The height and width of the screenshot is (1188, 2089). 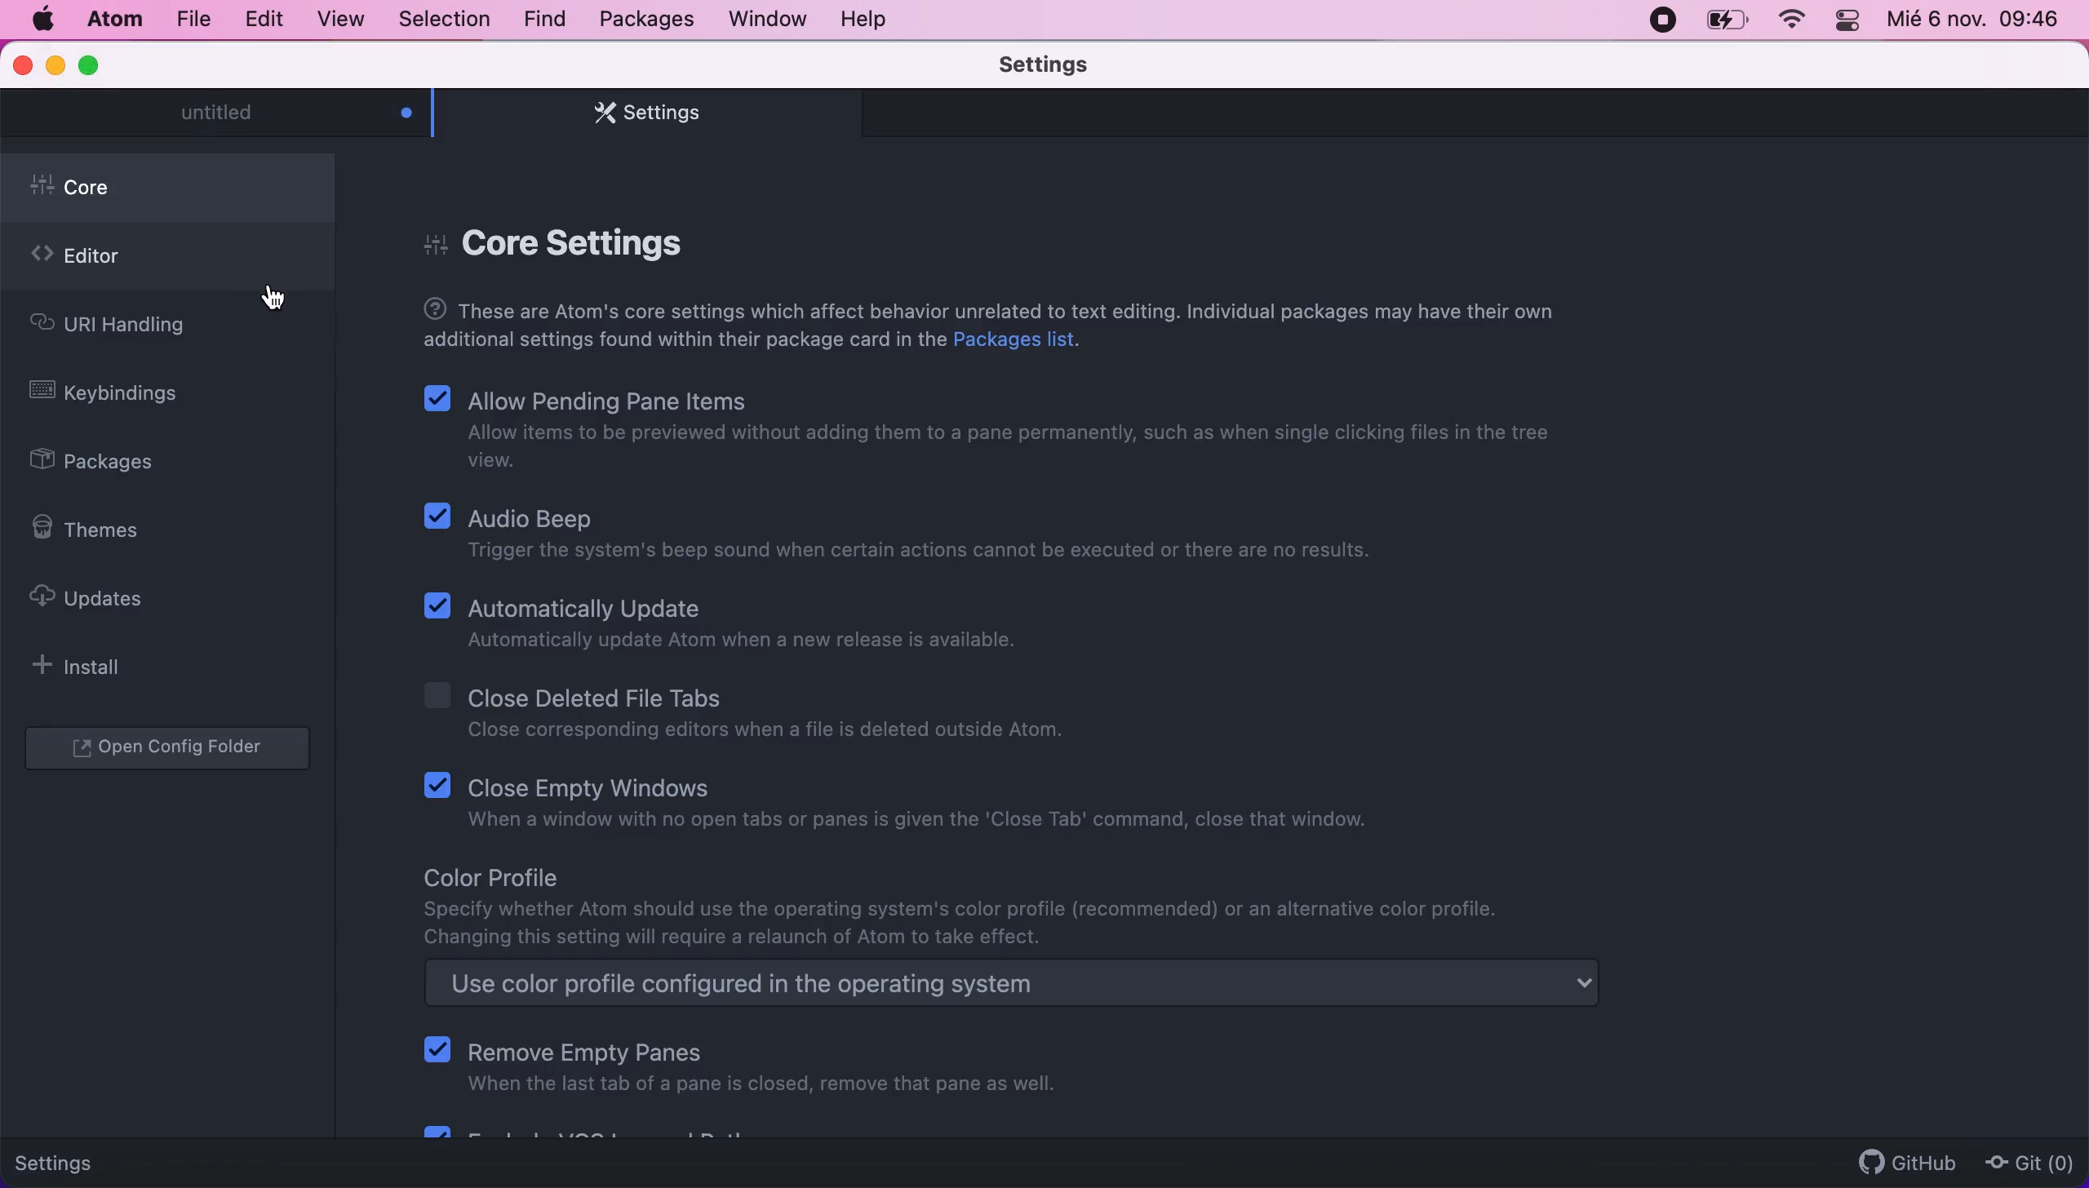 I want to click on keybindings, so click(x=113, y=390).